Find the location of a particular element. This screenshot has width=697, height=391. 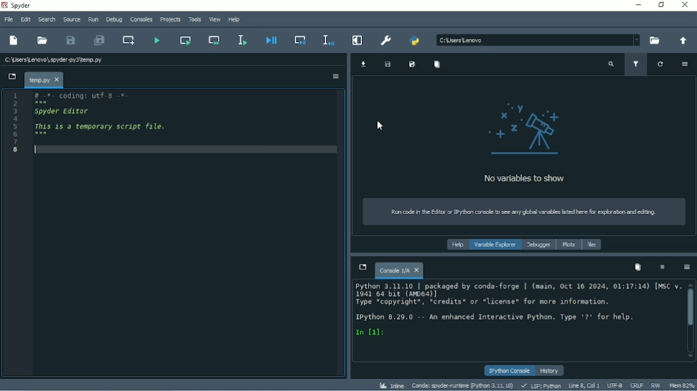

LSP is located at coordinates (540, 386).